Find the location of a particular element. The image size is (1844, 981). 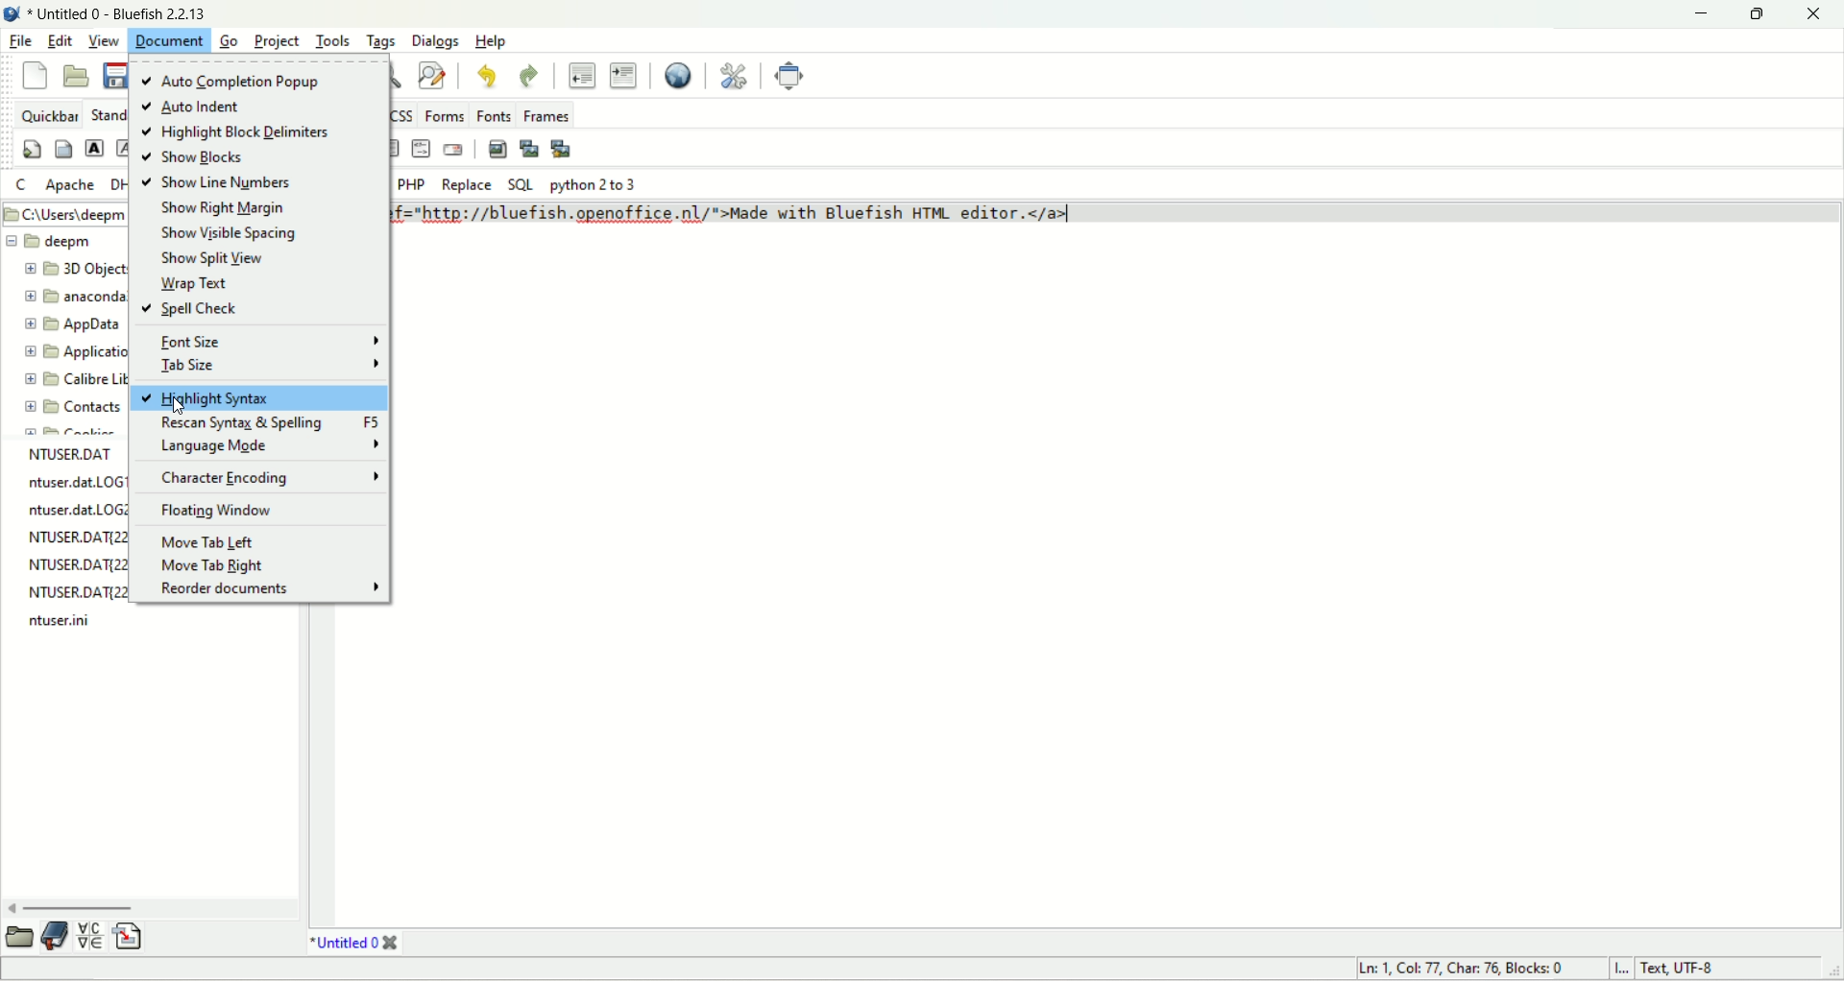

auto indent is located at coordinates (200, 108).